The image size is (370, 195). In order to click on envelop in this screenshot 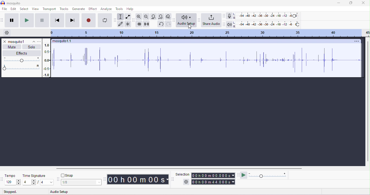, I will do `click(128, 16)`.